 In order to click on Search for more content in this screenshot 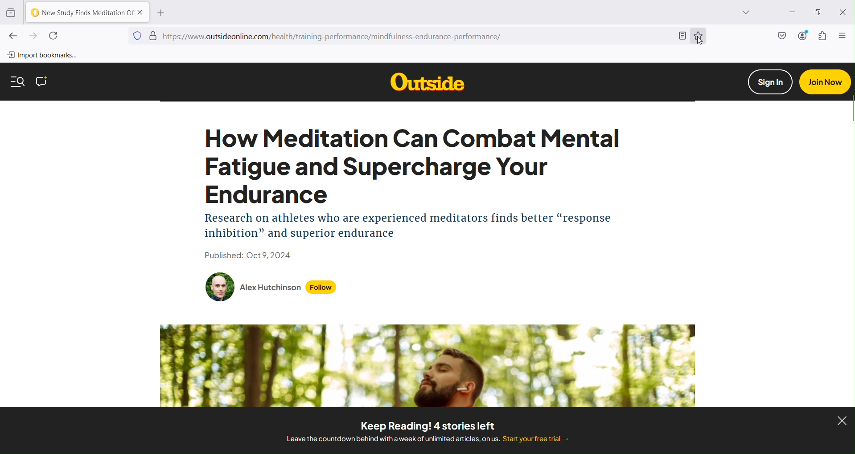, I will do `click(18, 81)`.